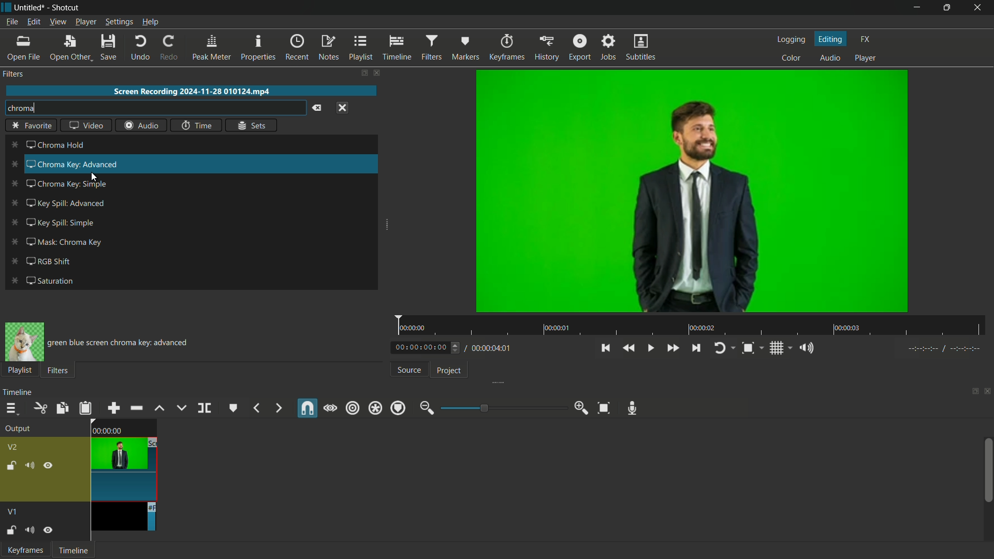  What do you see at coordinates (977, 6) in the screenshot?
I see `Close` at bounding box center [977, 6].